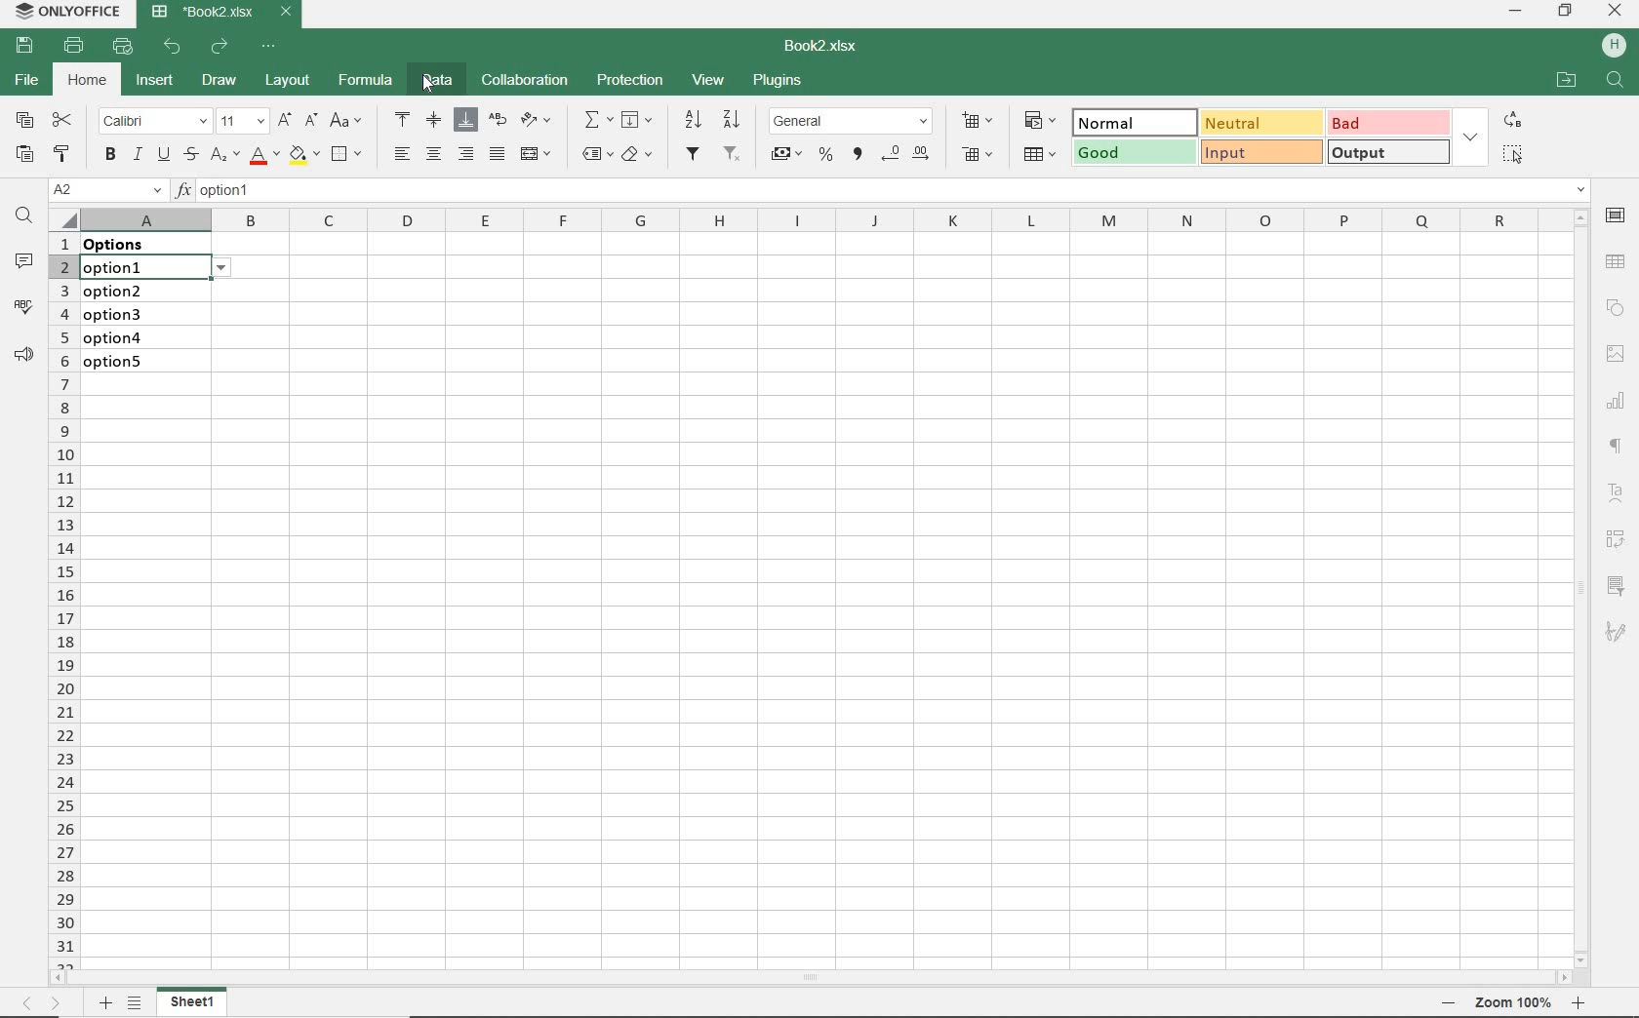 The width and height of the screenshot is (1639, 1018). I want to click on DELETE CELLS, so click(980, 156).